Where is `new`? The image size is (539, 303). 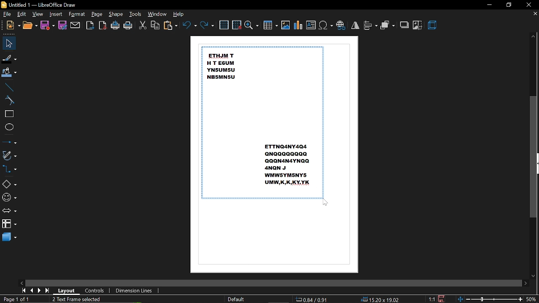 new is located at coordinates (13, 26).